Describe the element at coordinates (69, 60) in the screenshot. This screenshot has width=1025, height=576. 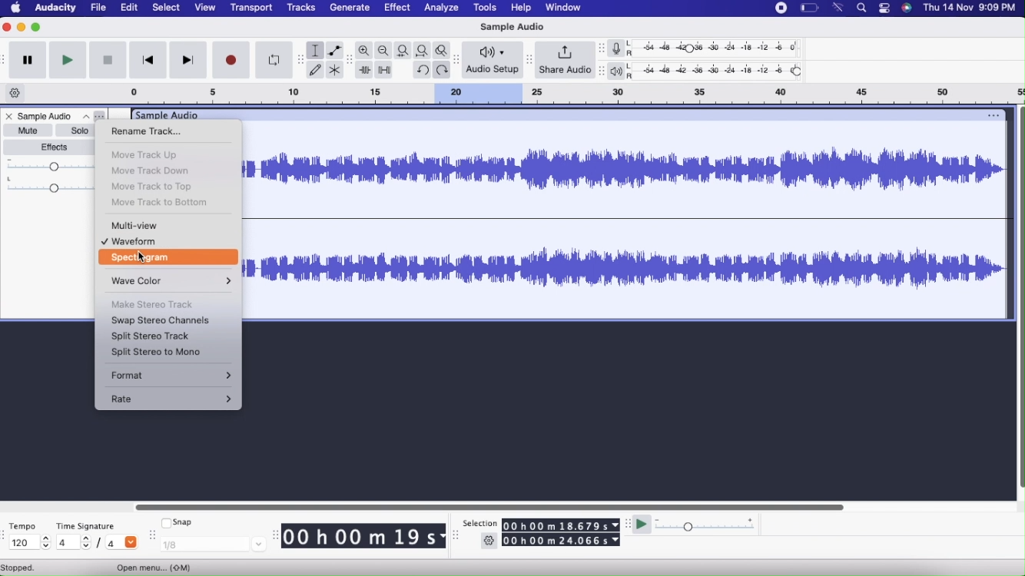
I see `Play` at that location.